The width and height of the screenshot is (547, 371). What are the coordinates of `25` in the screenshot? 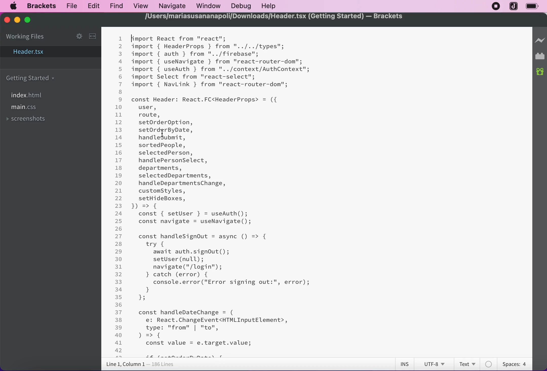 It's located at (119, 221).